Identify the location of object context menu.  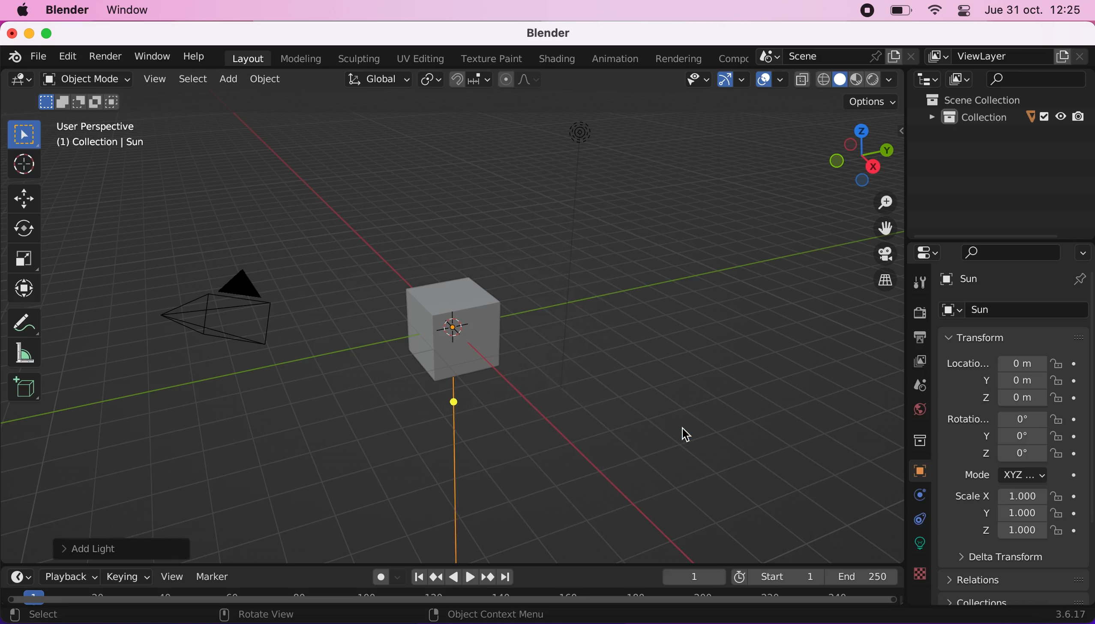
(483, 615).